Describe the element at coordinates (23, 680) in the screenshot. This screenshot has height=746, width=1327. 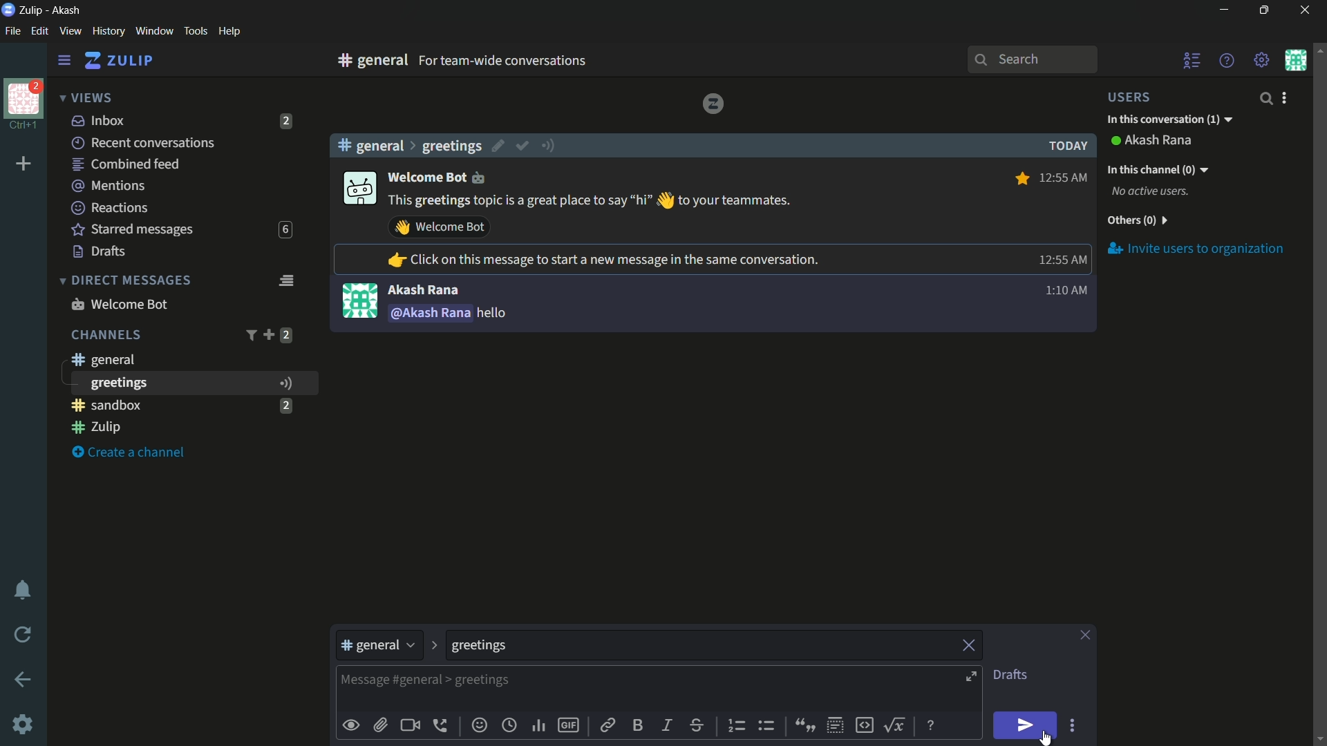
I see `go back` at that location.